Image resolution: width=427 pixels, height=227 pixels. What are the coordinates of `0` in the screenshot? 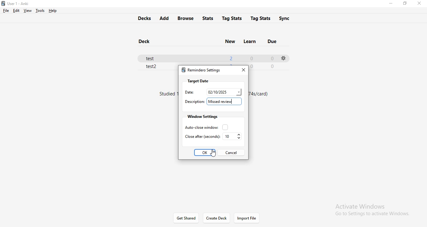 It's located at (251, 58).